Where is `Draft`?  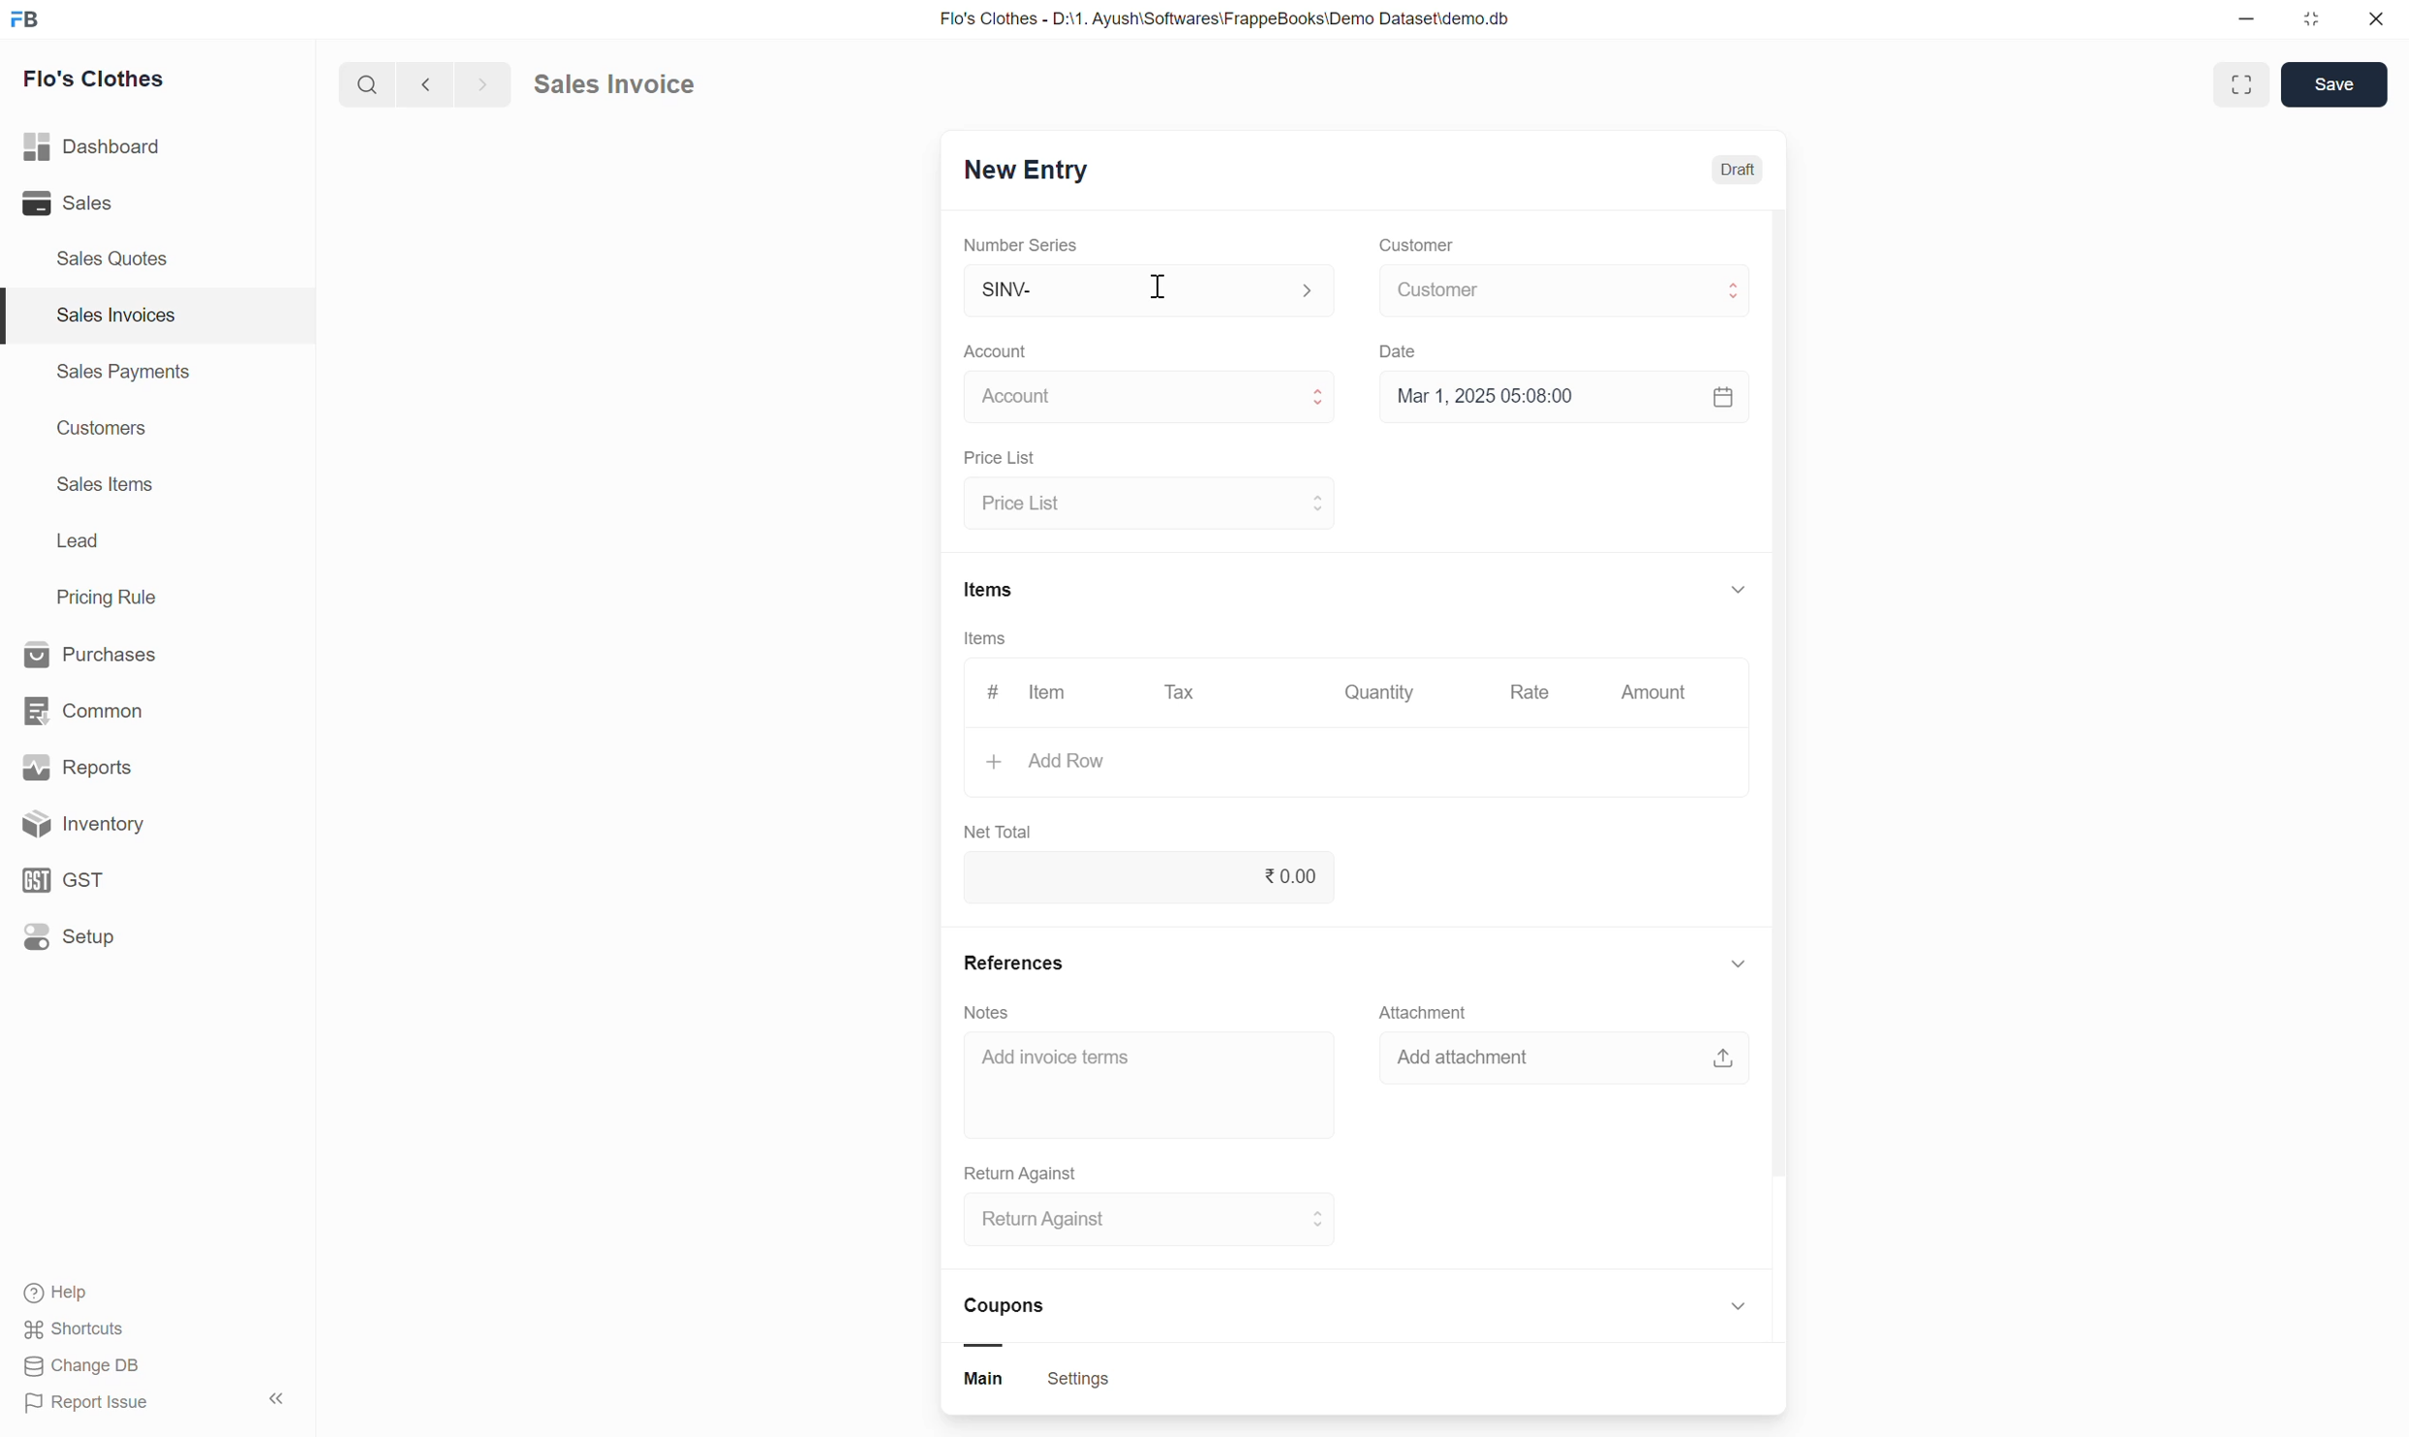 Draft is located at coordinates (1737, 170).